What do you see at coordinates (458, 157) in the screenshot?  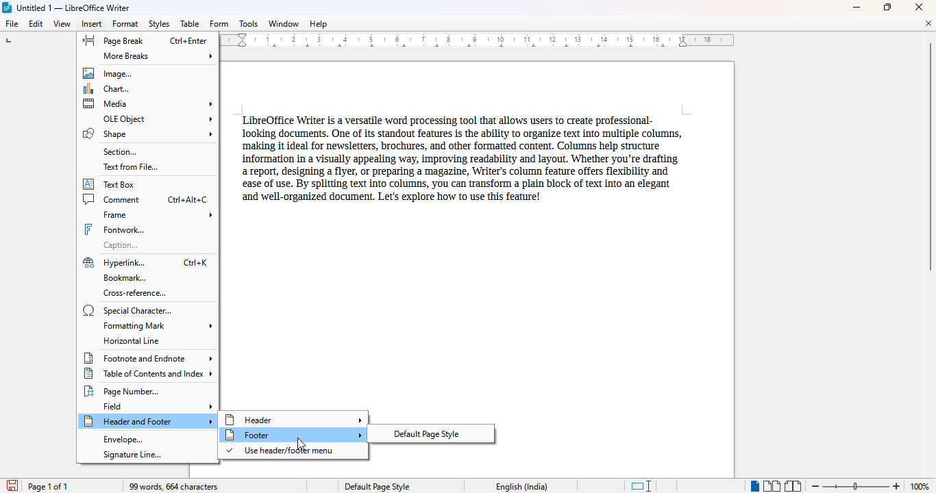 I see `LibreOffice Writer is a versatile word processing tool that allows users to create professional looking documents. One of its standout features is the ability to organize text into multiple columns,‘ making it ideal for newsletters, brochures, and other formatted content. Columns help structure information in a visually appealing way, improving readability and layout. Whether you're drafting a report, designing a flyer, or preparing a magazine, Writer's column feature offers flexibility and ease of use. By splitting text into columns, you can transform a plain block of text into an elegant and well-organized document. Let's explore how to use this feature!` at bounding box center [458, 157].